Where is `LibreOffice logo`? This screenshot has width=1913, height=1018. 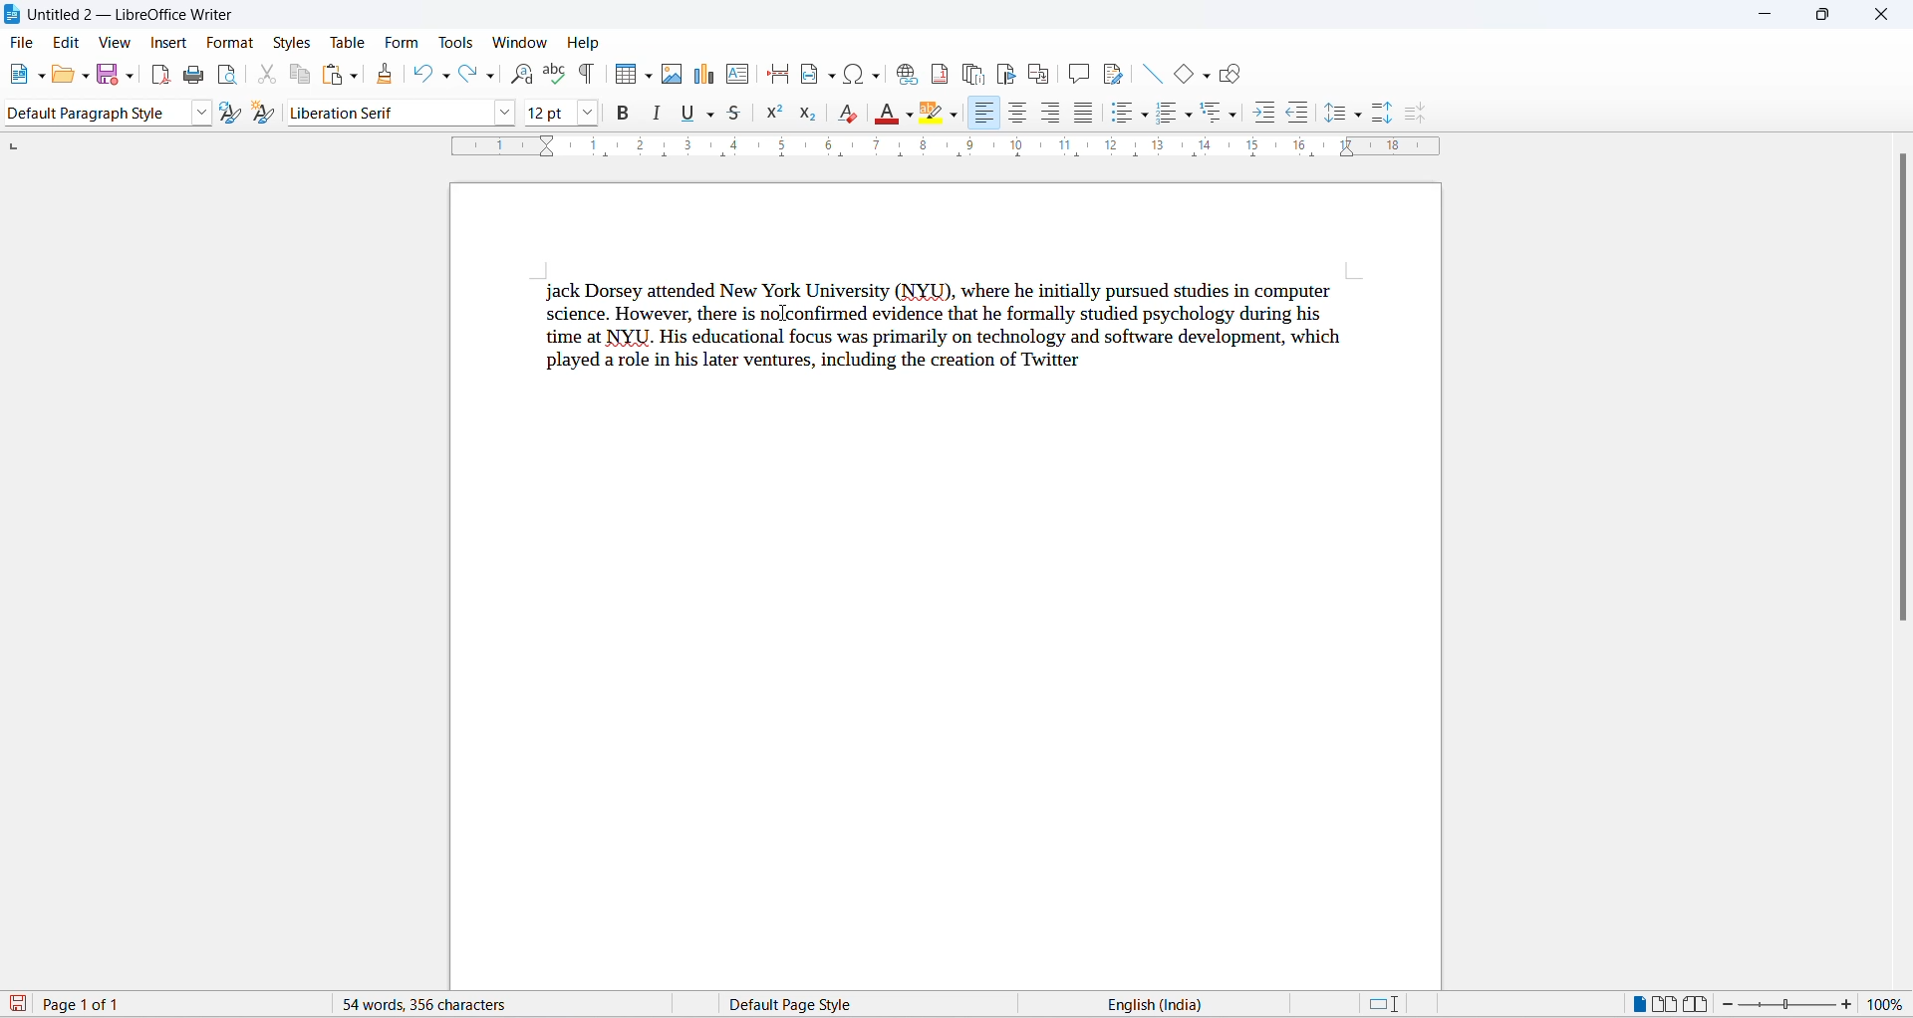 LibreOffice logo is located at coordinates (133, 15).